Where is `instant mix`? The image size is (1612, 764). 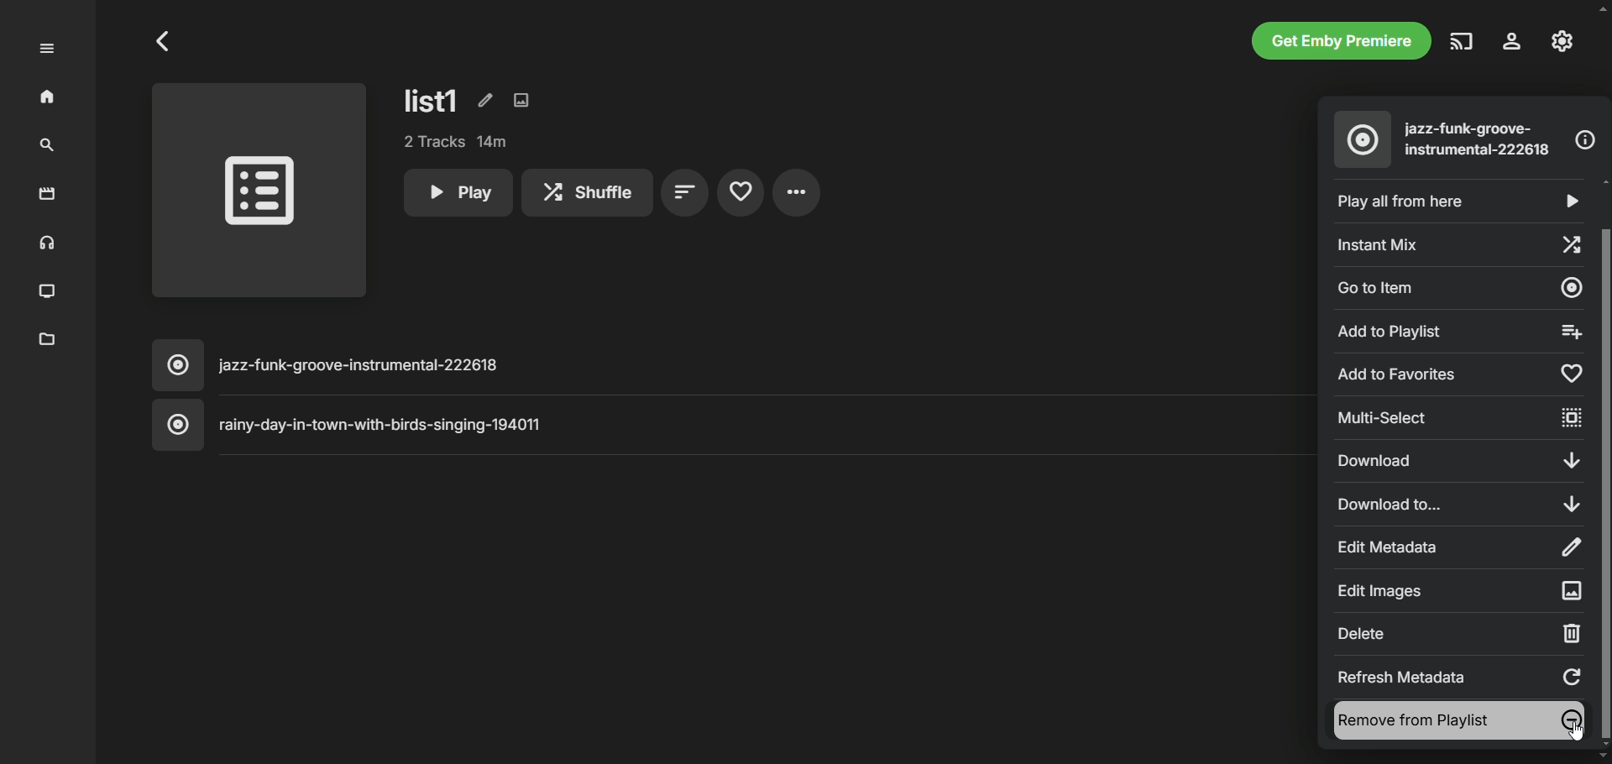
instant mix is located at coordinates (1457, 243).